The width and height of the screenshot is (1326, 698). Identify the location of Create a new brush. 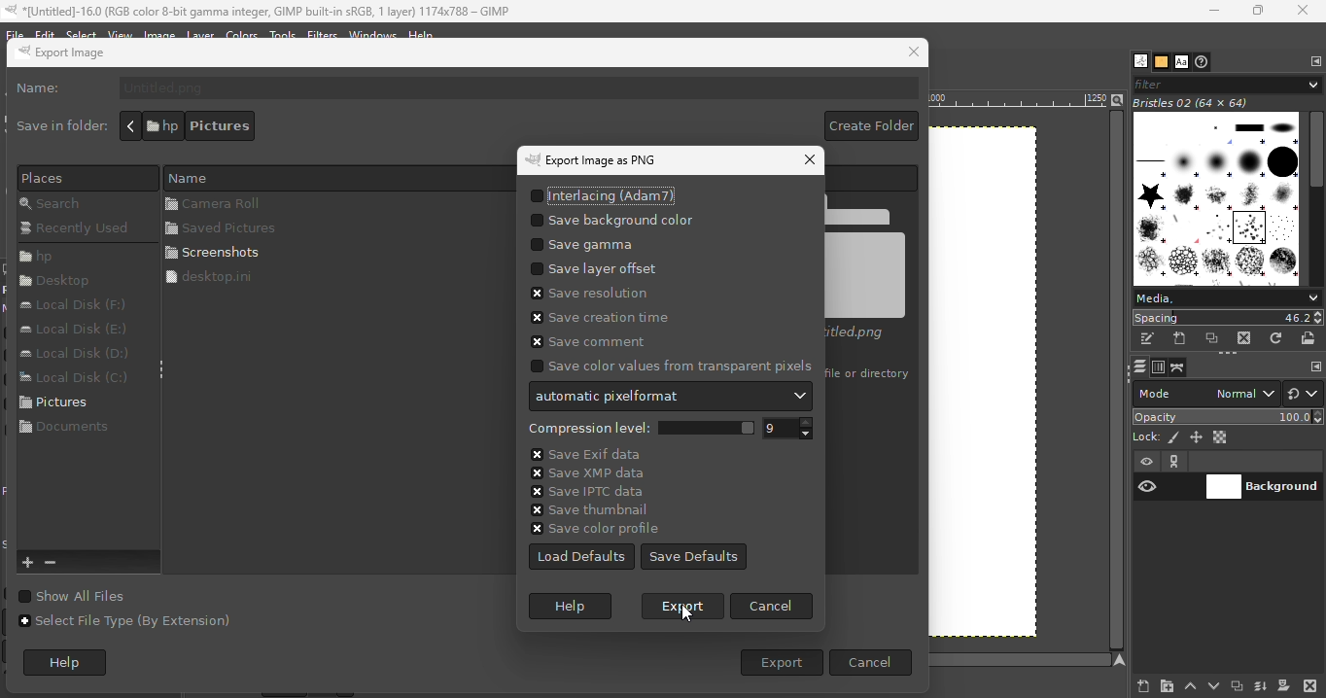
(1180, 338).